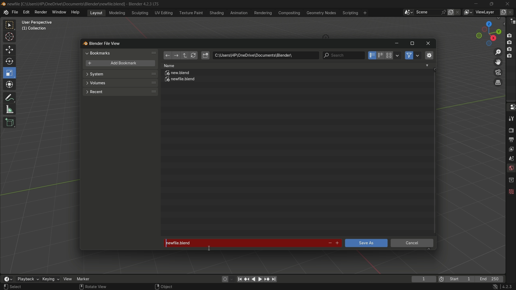 Image resolution: width=516 pixels, height=290 pixels. What do you see at coordinates (498, 83) in the screenshot?
I see `switch current view layer` at bounding box center [498, 83].